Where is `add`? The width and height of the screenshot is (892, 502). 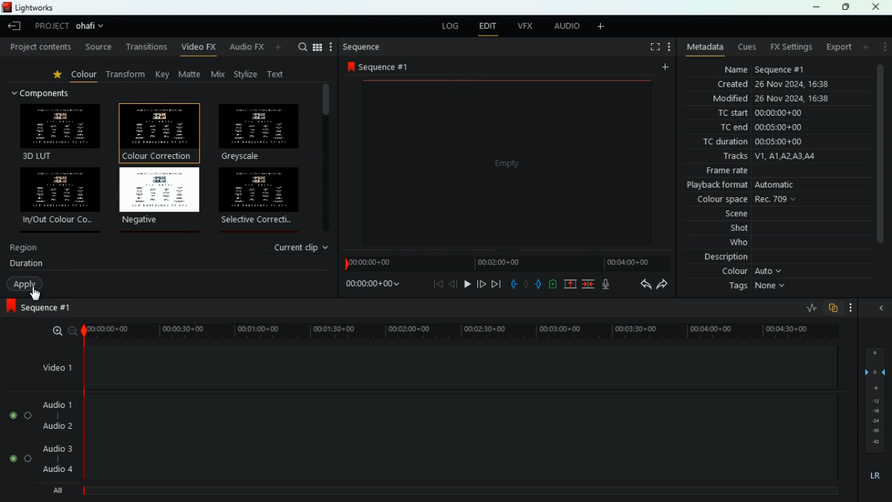
add is located at coordinates (552, 284).